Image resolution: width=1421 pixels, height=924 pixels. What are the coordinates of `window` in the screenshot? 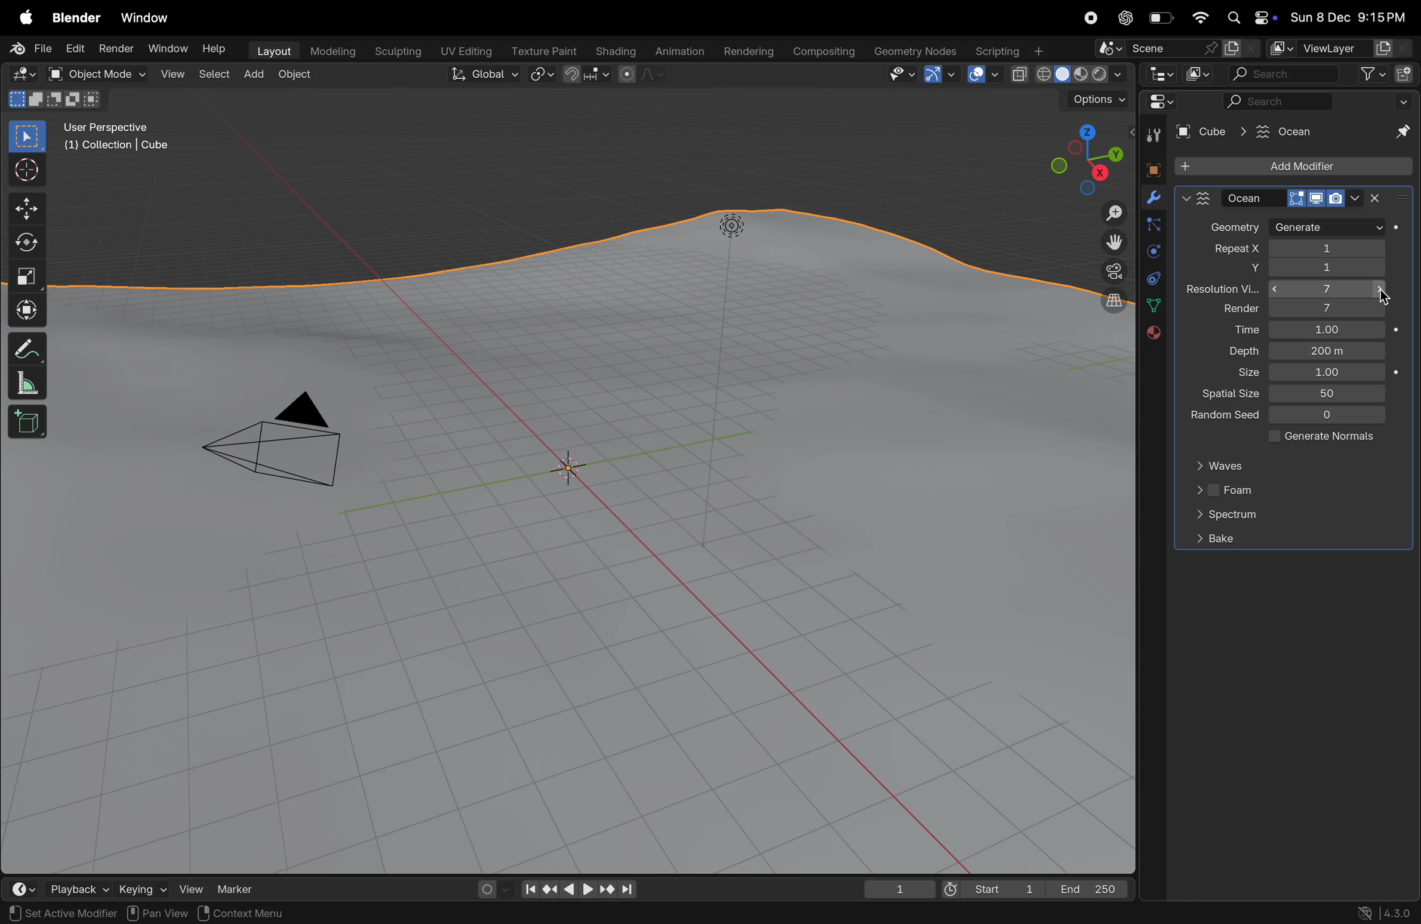 It's located at (165, 48).